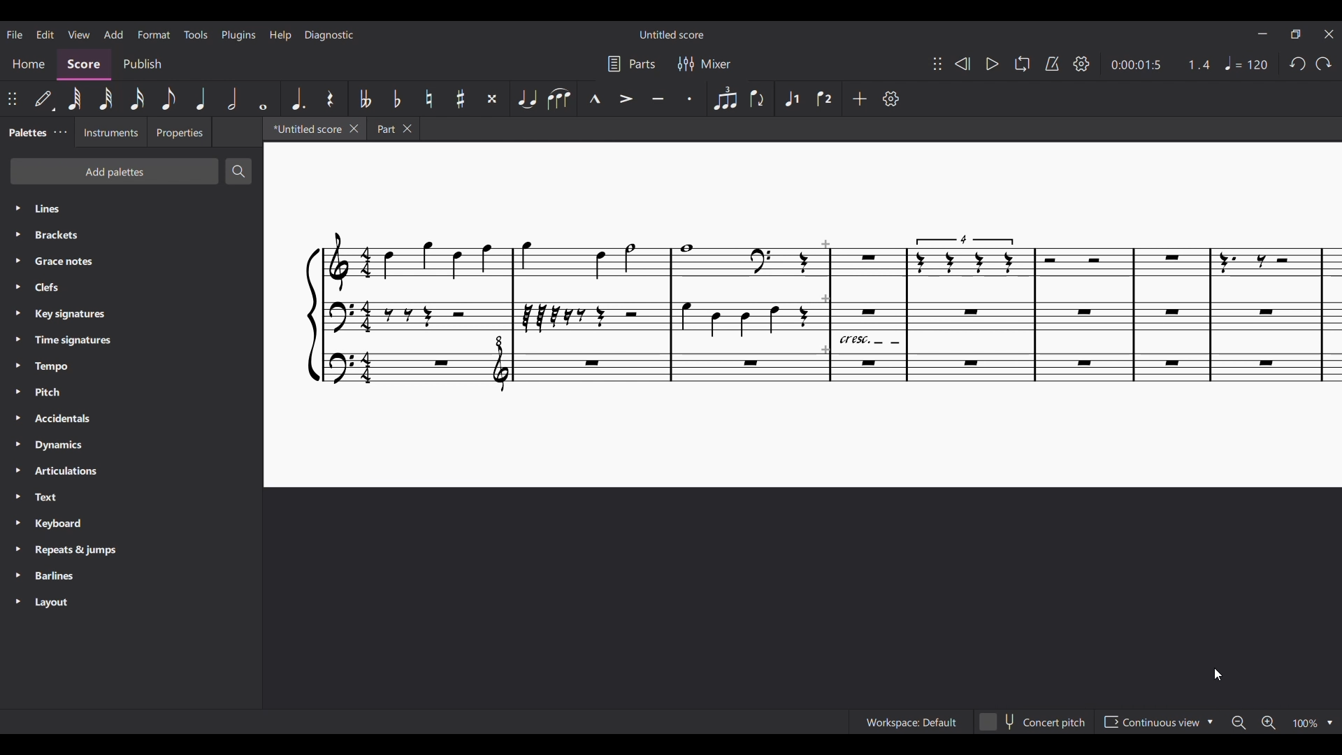 The width and height of the screenshot is (1342, 755). Describe the element at coordinates (154, 34) in the screenshot. I see `Format menu` at that location.